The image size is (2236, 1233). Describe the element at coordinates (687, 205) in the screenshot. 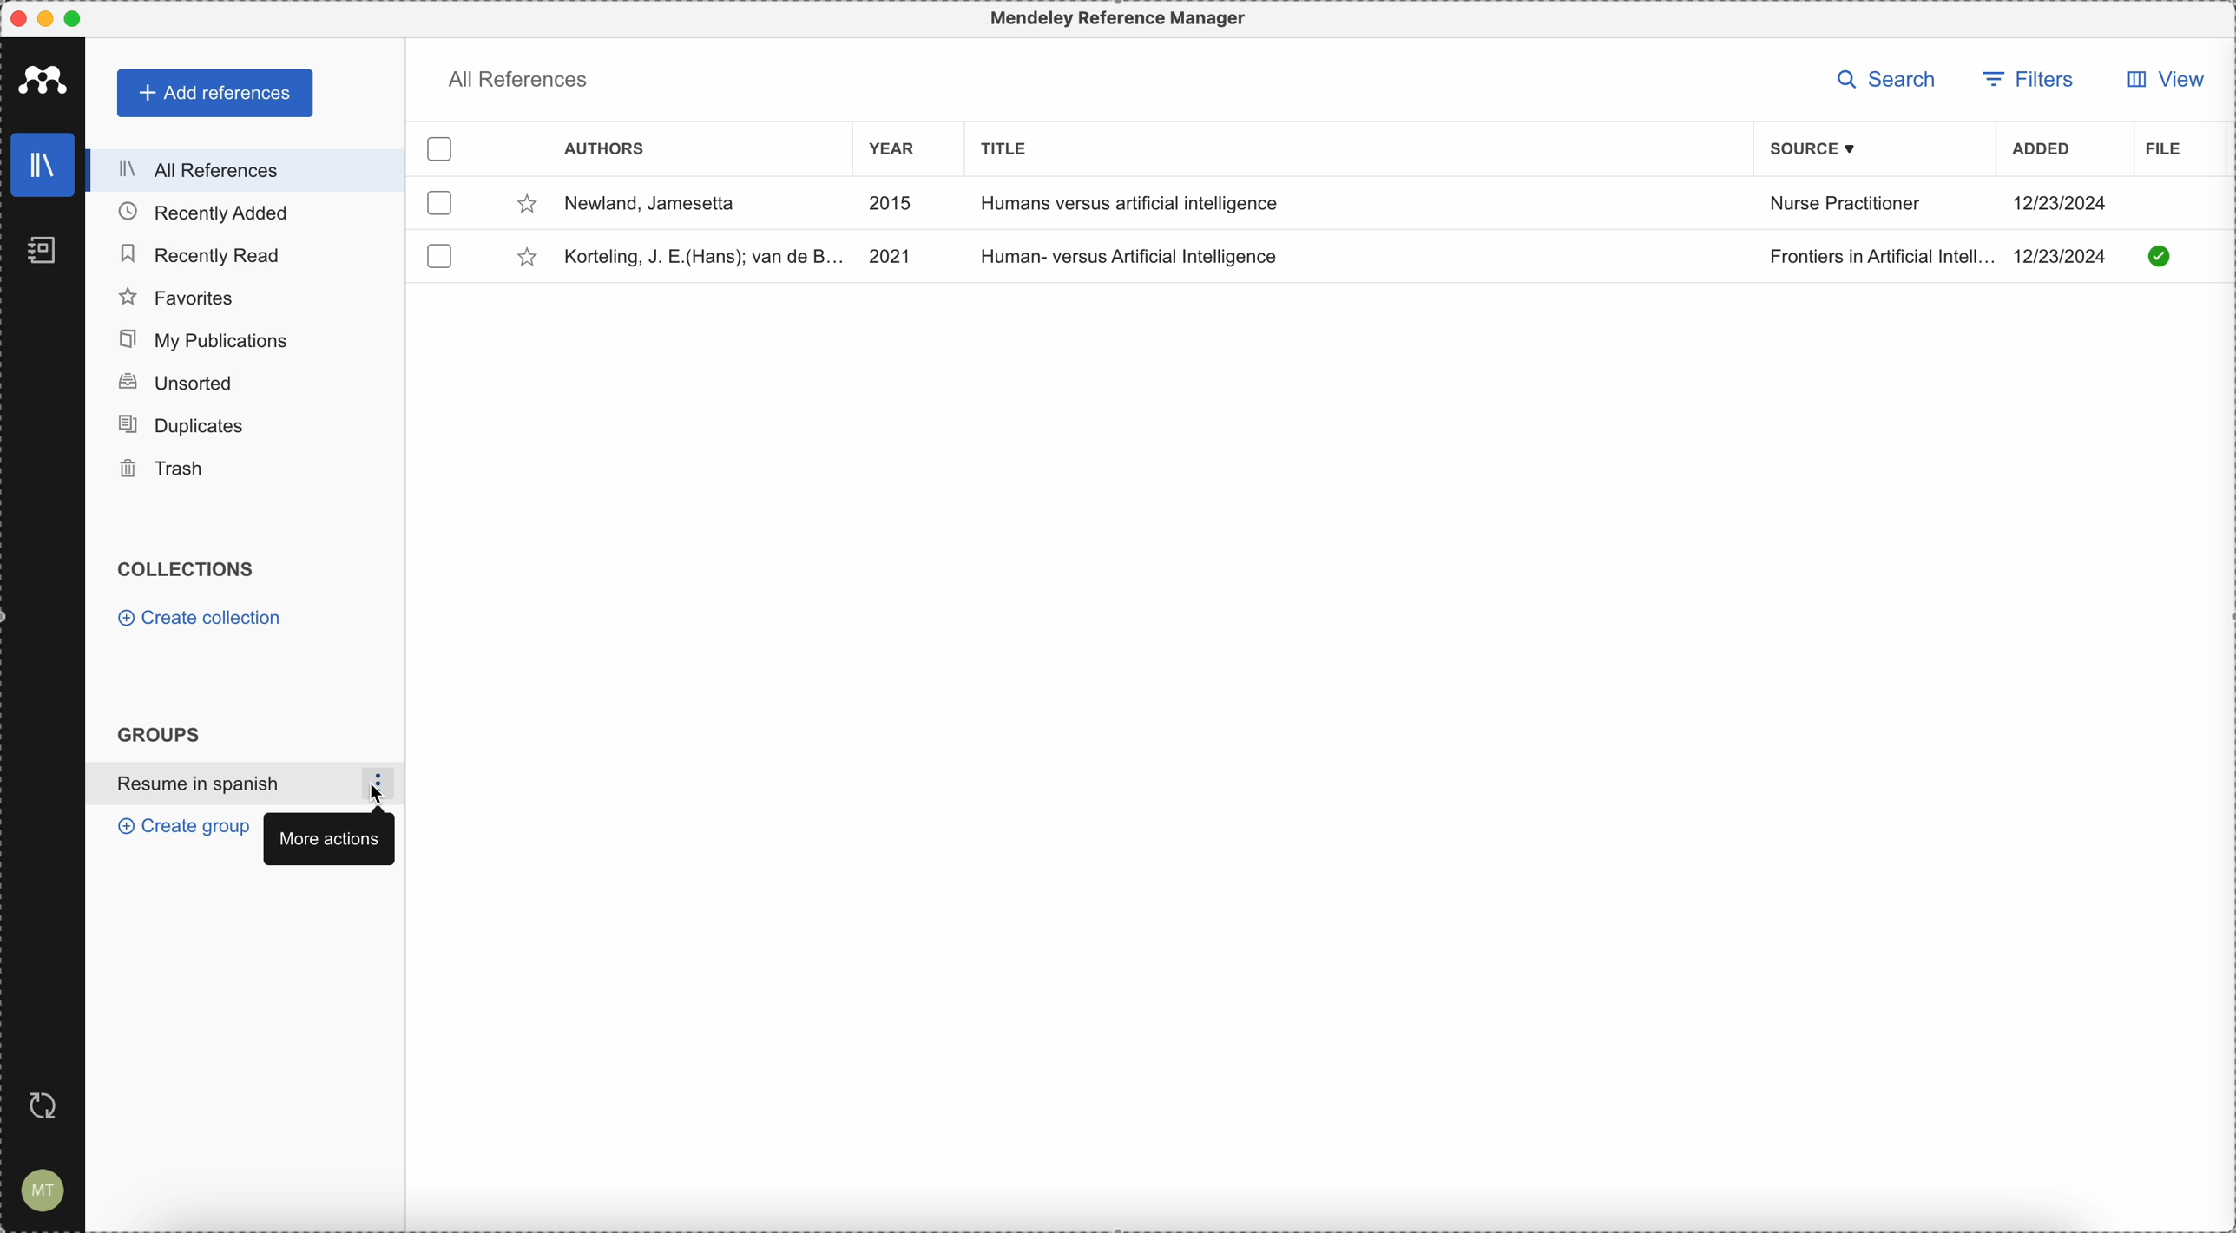

I see `Newland, Jamesetta` at that location.